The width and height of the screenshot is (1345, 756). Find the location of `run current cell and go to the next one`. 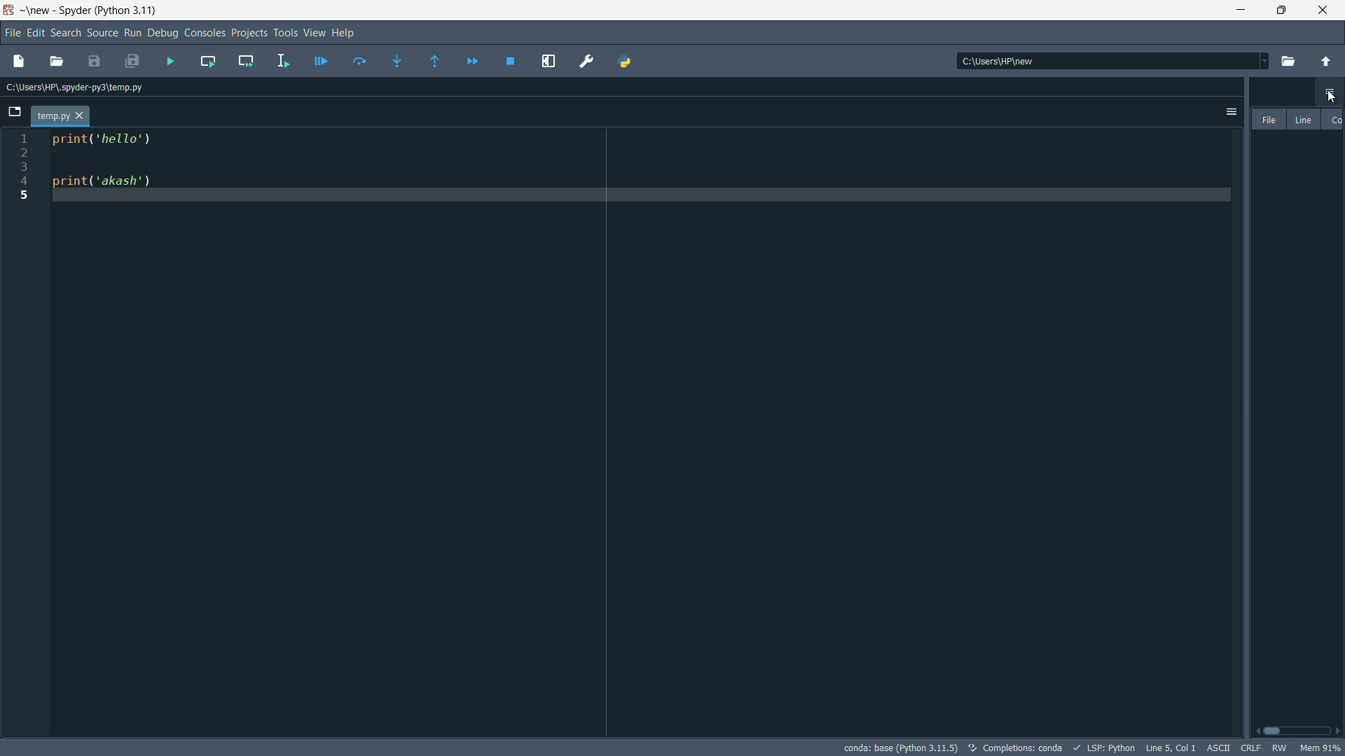

run current cell and go to the next one is located at coordinates (242, 60).